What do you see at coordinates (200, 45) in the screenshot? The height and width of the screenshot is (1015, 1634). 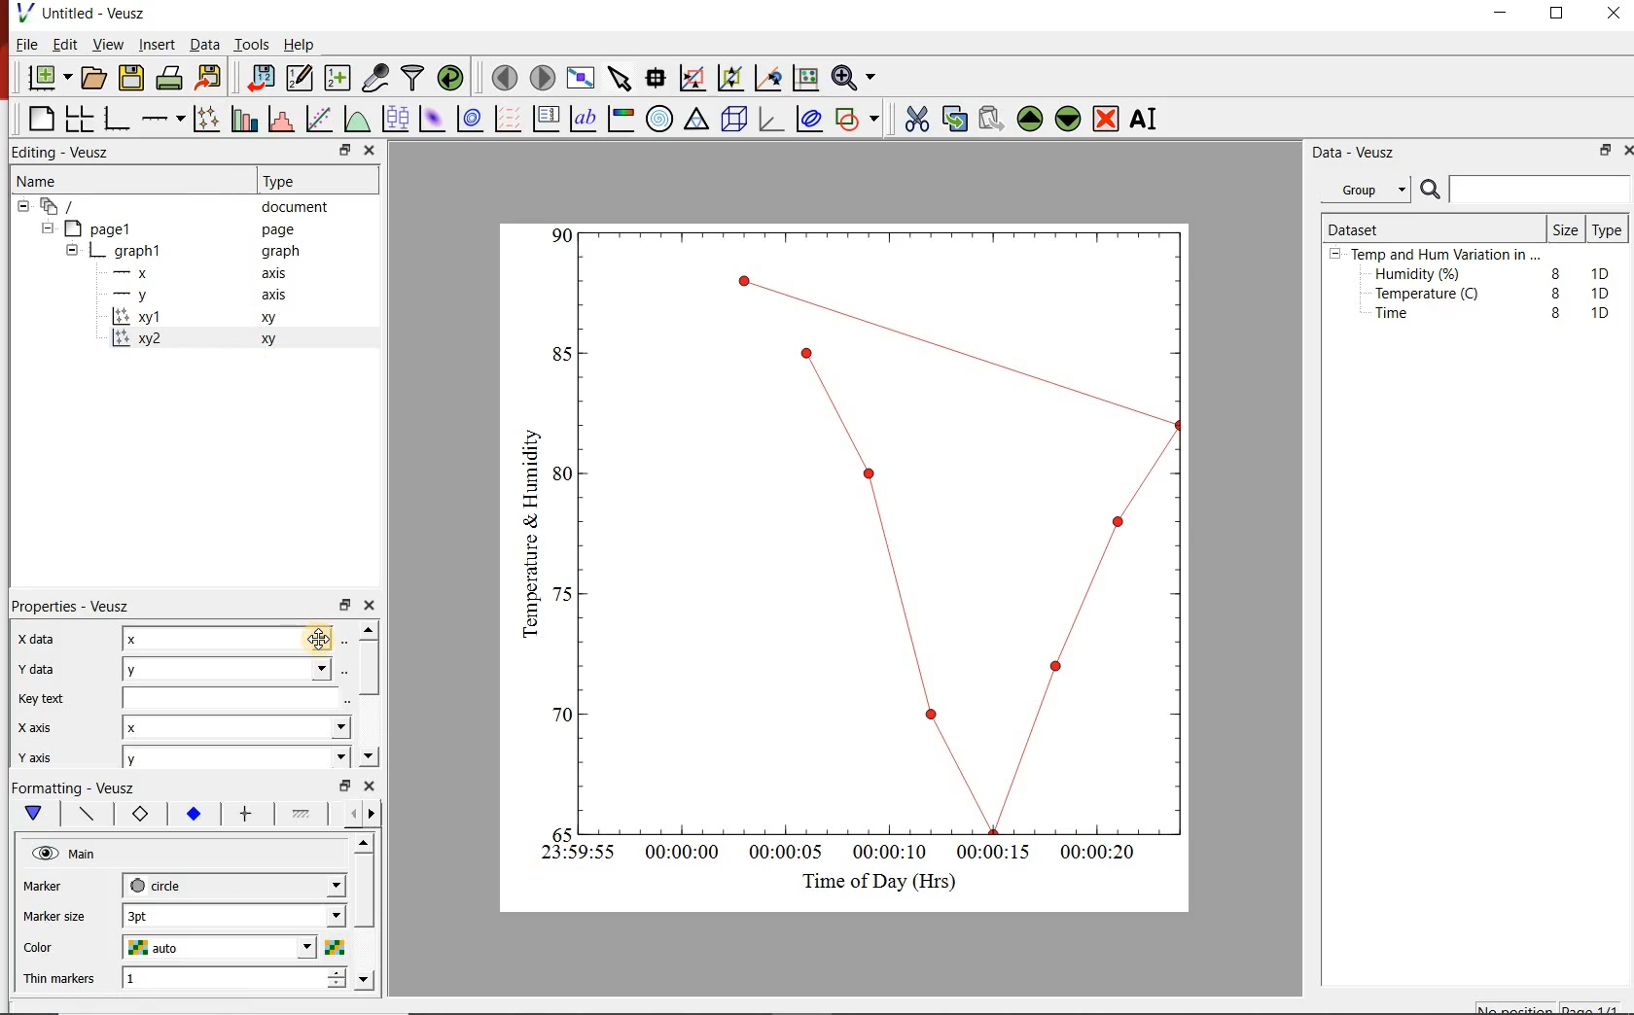 I see `Data` at bounding box center [200, 45].